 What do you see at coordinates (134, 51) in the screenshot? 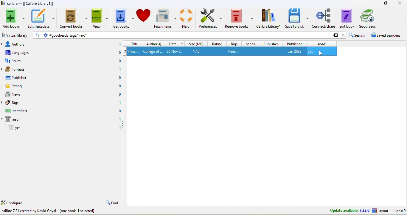
I see `1 princi  ` at bounding box center [134, 51].